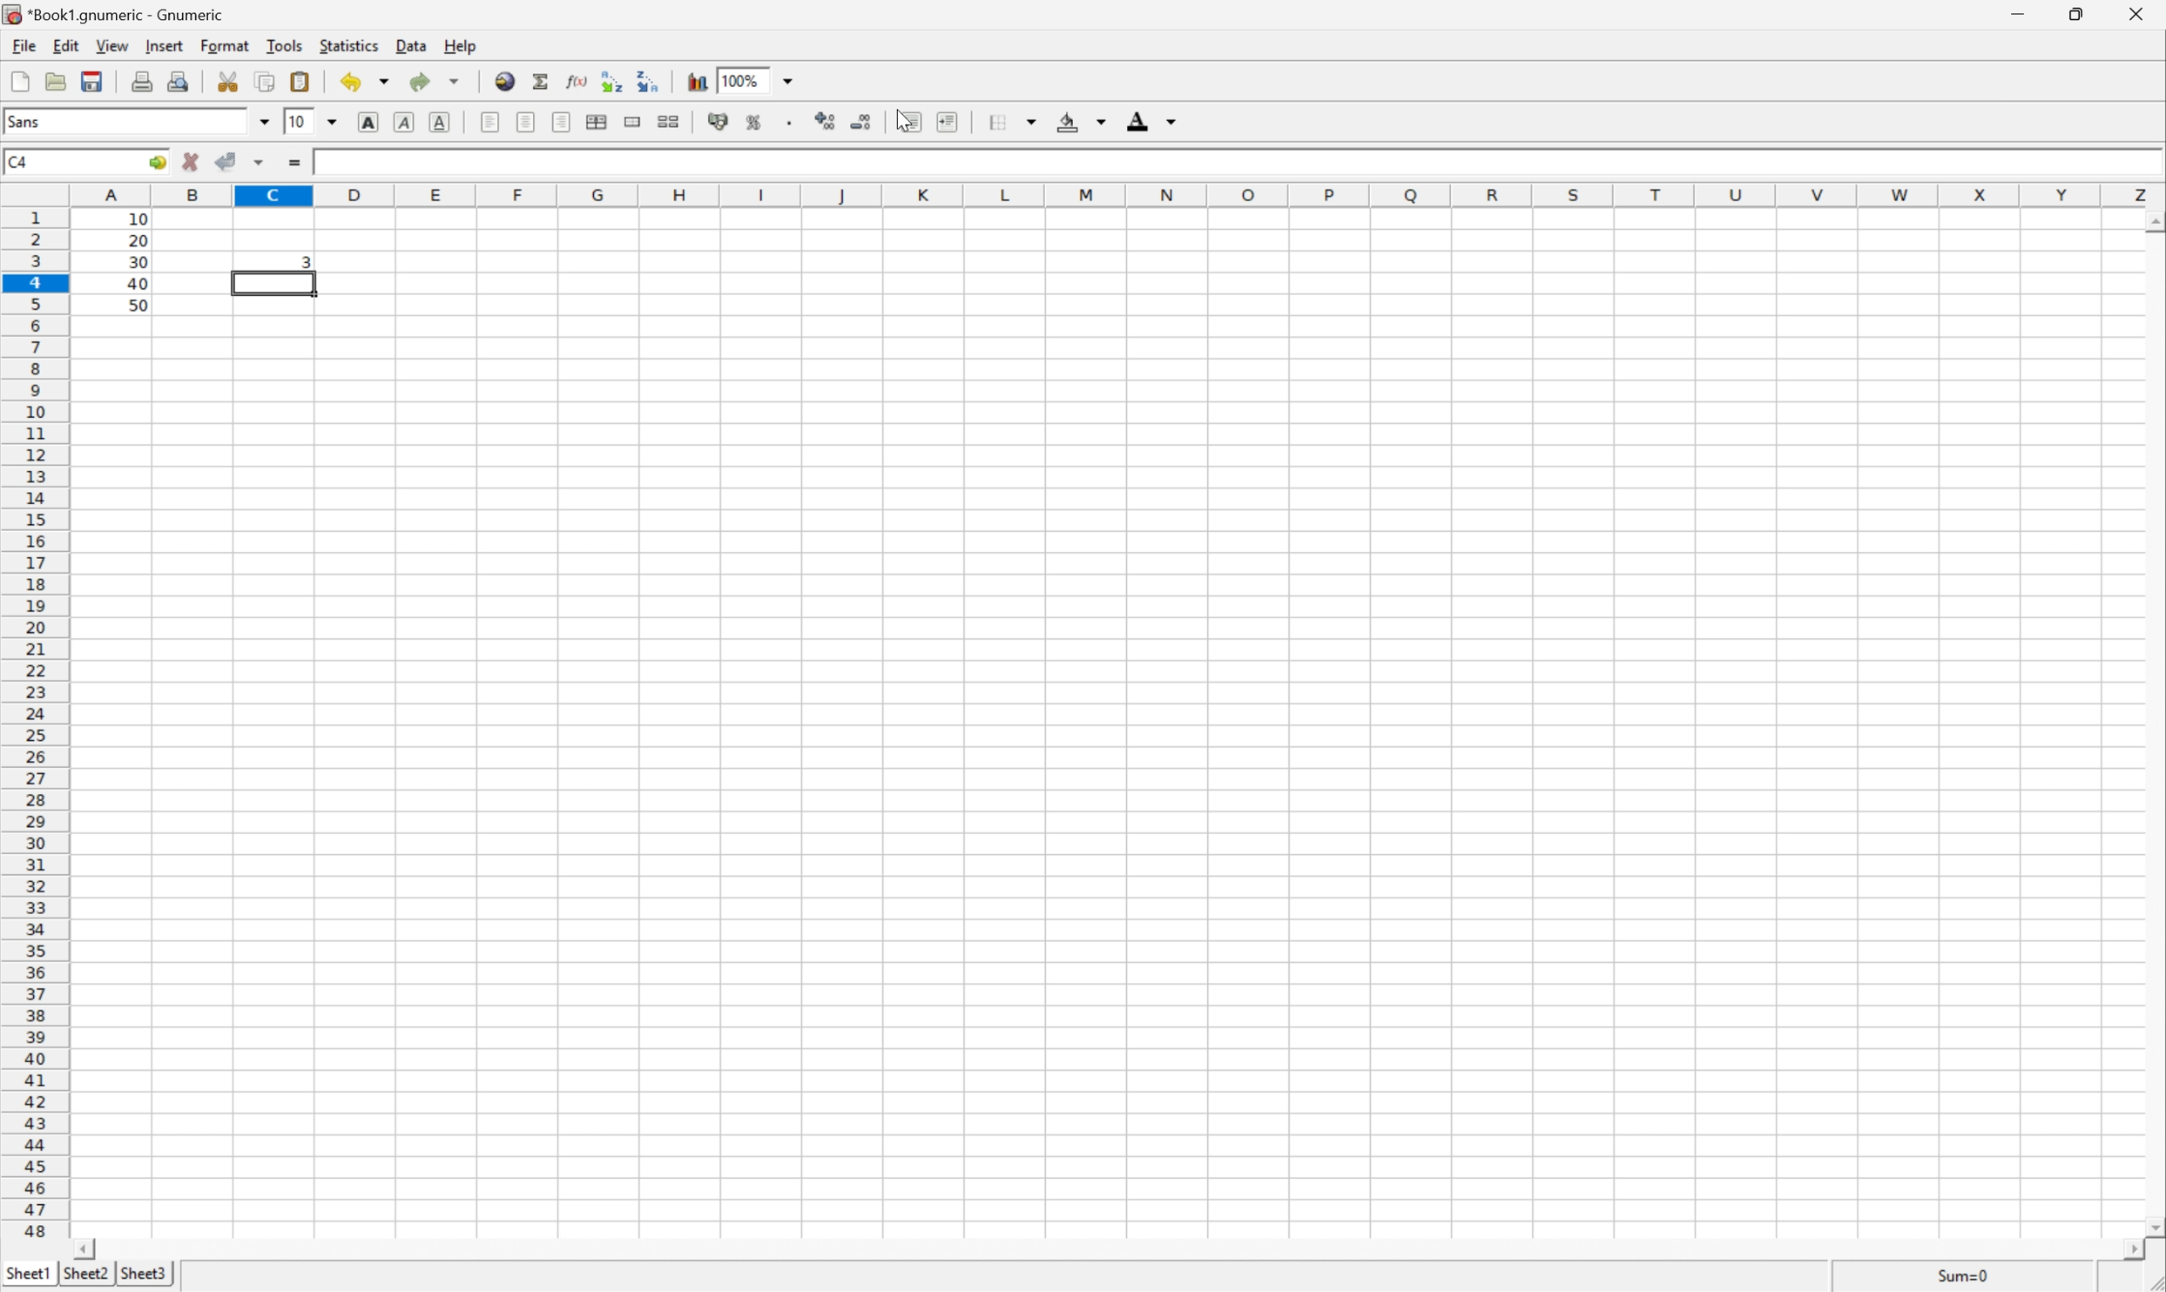 This screenshot has height=1292, width=2166. I want to click on Row numbers, so click(32, 723).